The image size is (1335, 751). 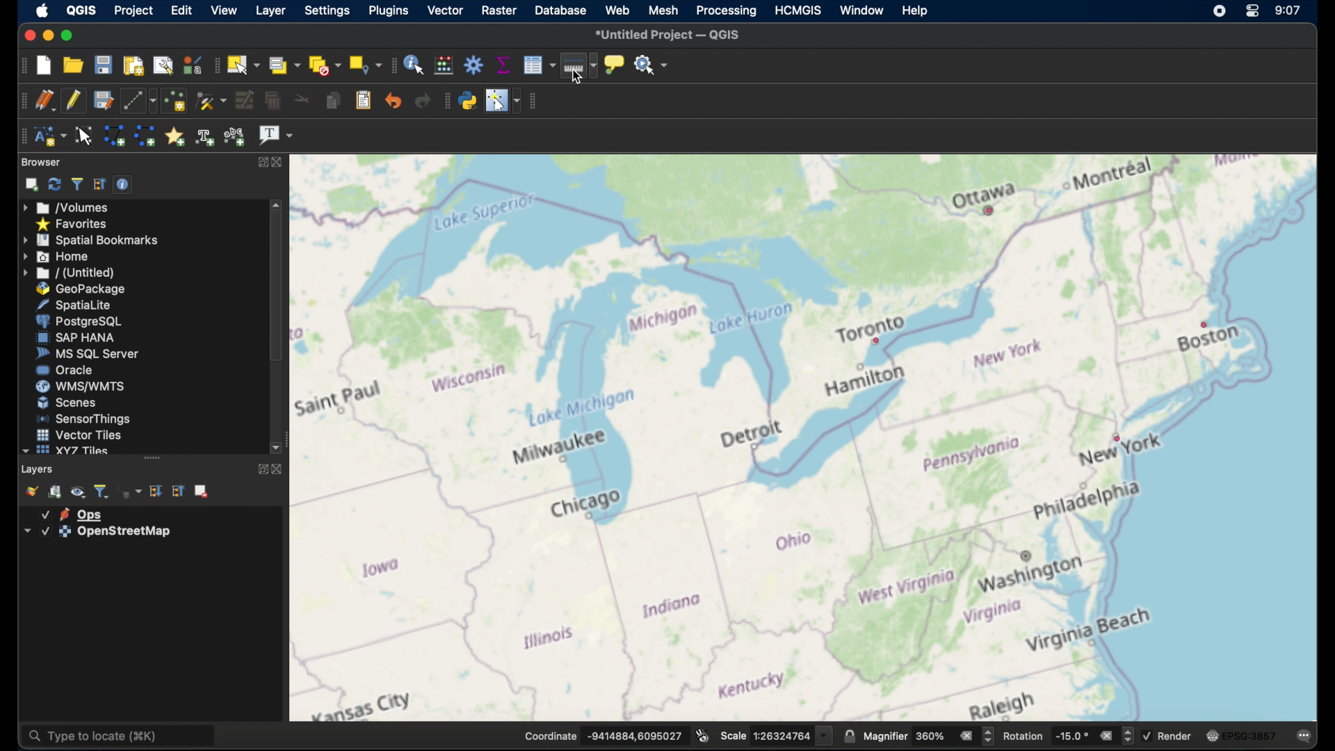 I want to click on vector tiles, so click(x=78, y=434).